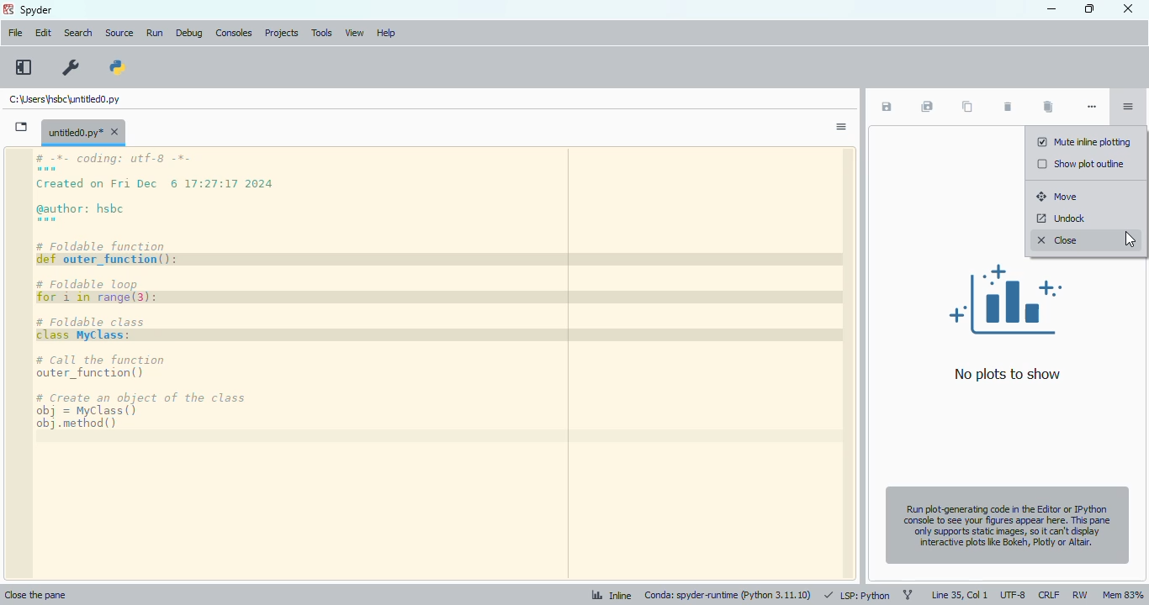 The image size is (1149, 605). Describe the element at coordinates (610, 593) in the screenshot. I see `inline` at that location.